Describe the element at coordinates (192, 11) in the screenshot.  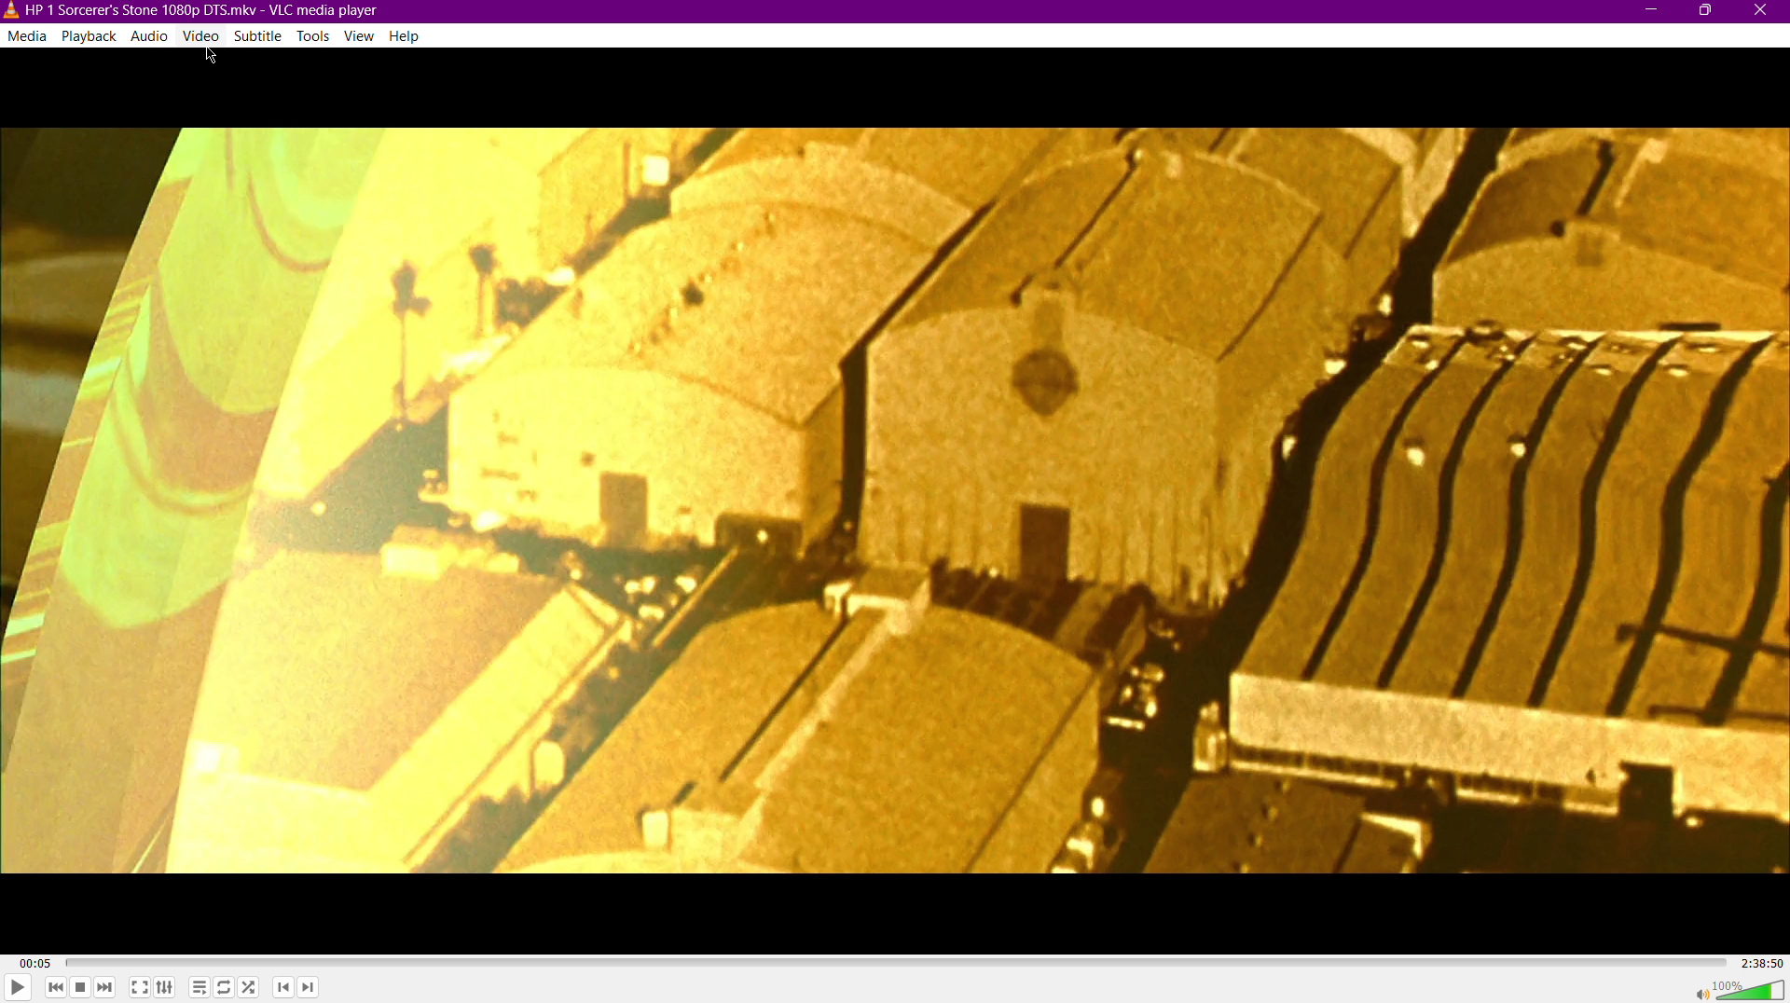
I see `HP | Sorcerer's Stone1080p DTS.mkv-VLC media player` at that location.